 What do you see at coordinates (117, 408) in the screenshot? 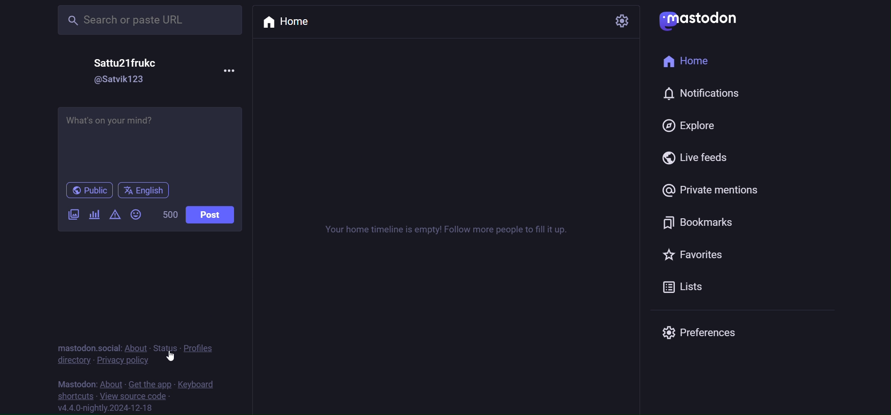
I see `version` at bounding box center [117, 408].